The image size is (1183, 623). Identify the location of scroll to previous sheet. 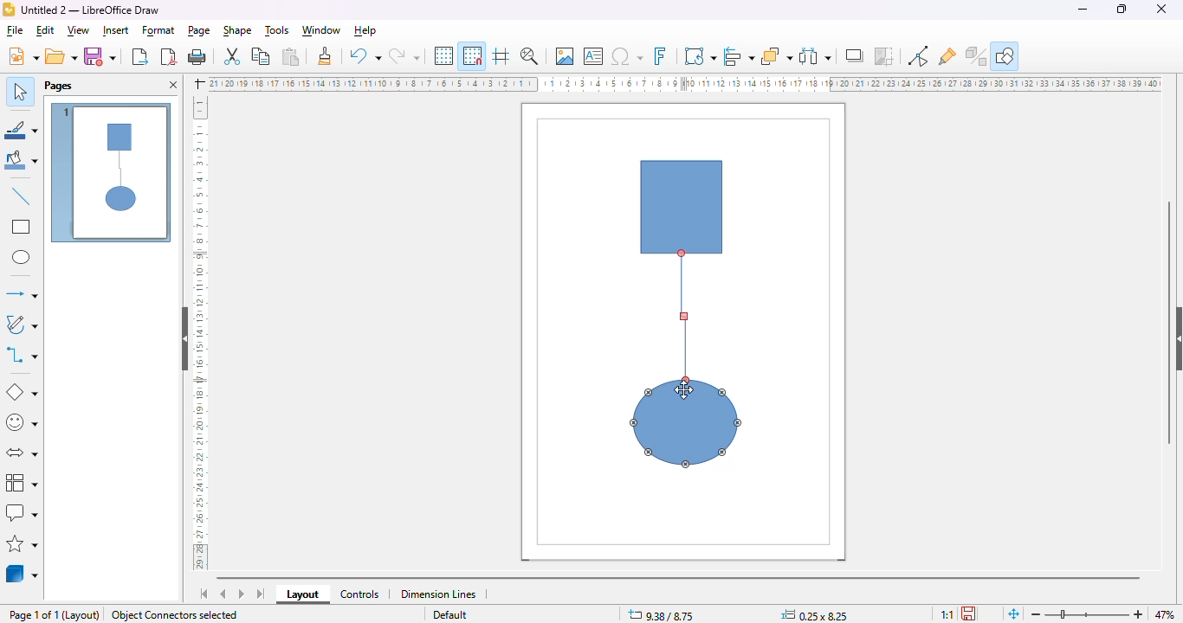
(223, 594).